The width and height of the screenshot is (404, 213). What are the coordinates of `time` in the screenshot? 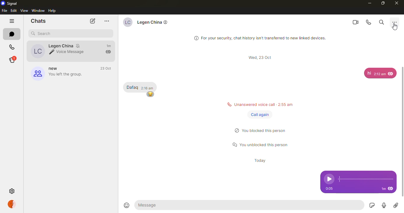 It's located at (262, 58).